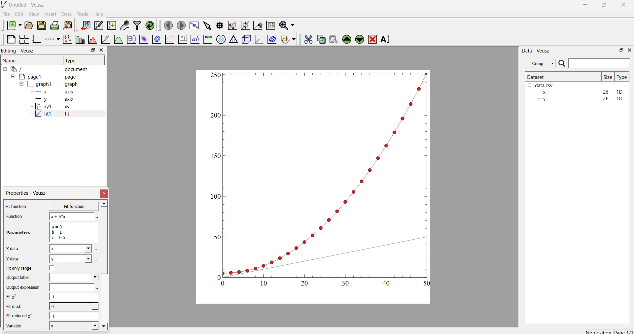 The width and height of the screenshot is (634, 334). What do you see at coordinates (306, 38) in the screenshot?
I see `Cut` at bounding box center [306, 38].